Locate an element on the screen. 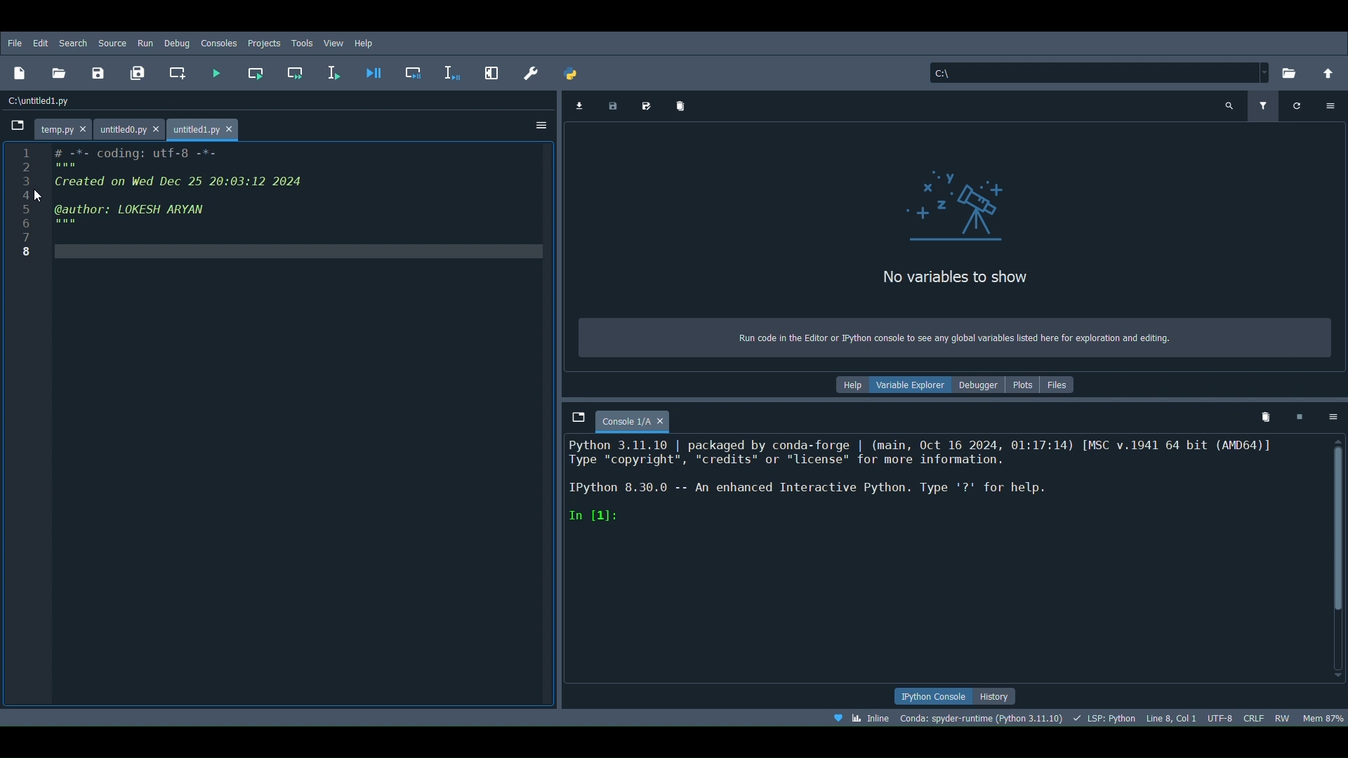  Debug selection or current line is located at coordinates (452, 70).